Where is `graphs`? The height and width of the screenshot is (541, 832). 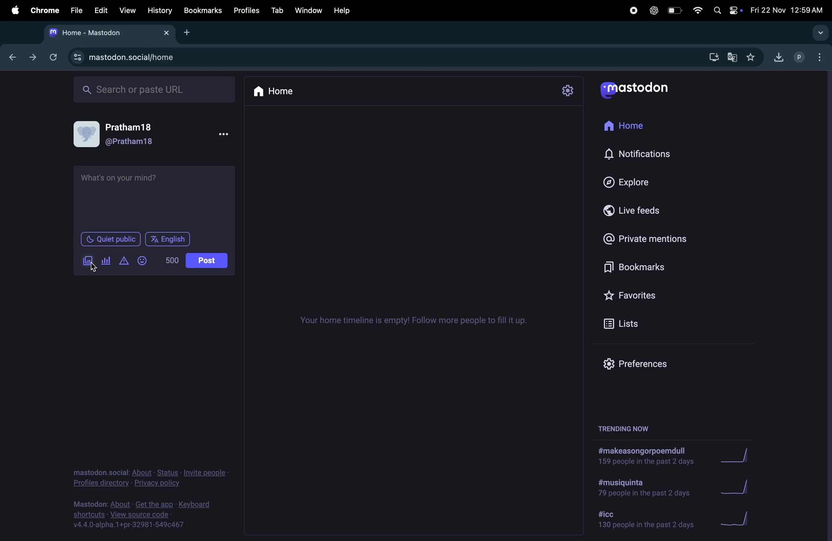
graphs is located at coordinates (738, 456).